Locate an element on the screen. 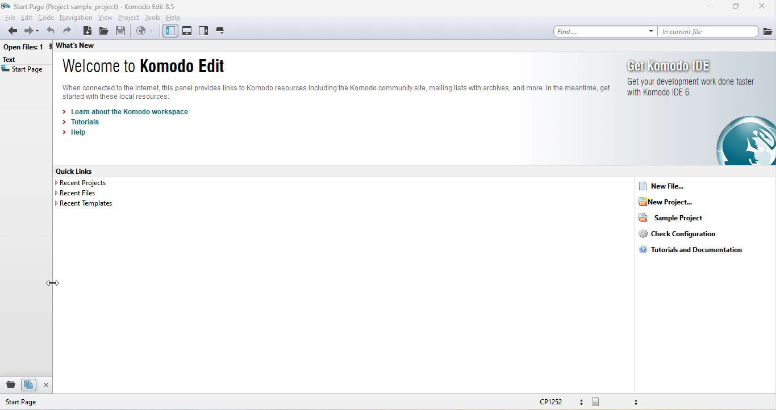 This screenshot has height=410, width=776. find is located at coordinates (602, 31).